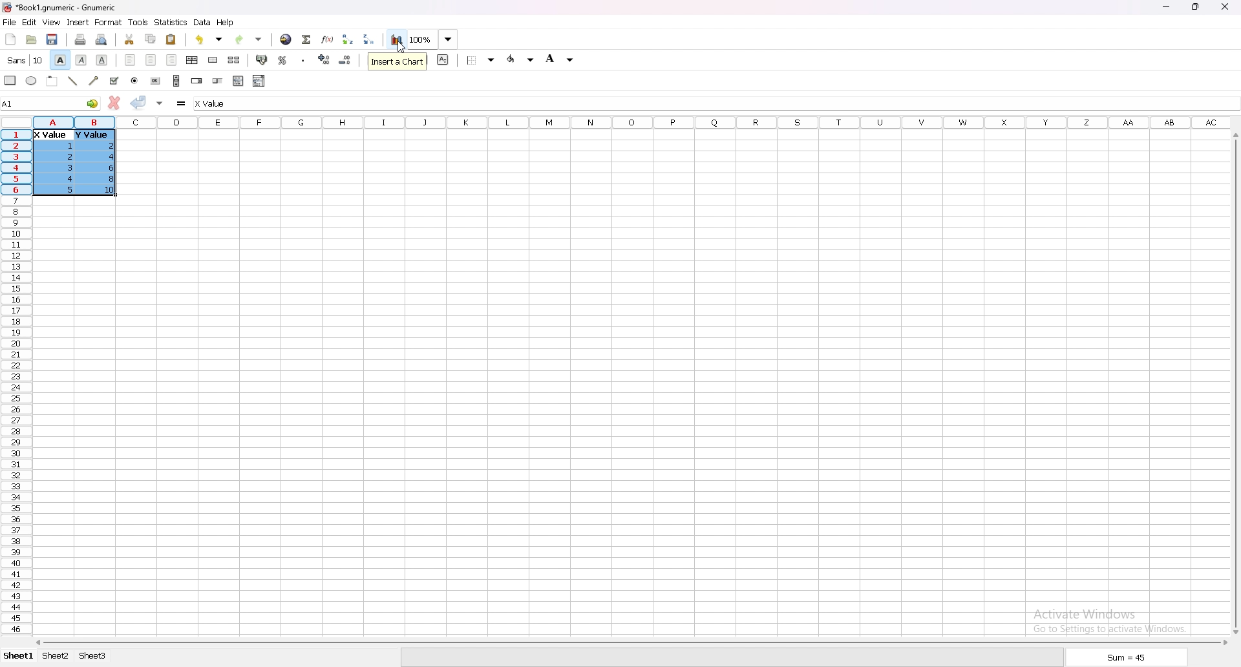 This screenshot has height=667, width=1241. I want to click on copy, so click(151, 39).